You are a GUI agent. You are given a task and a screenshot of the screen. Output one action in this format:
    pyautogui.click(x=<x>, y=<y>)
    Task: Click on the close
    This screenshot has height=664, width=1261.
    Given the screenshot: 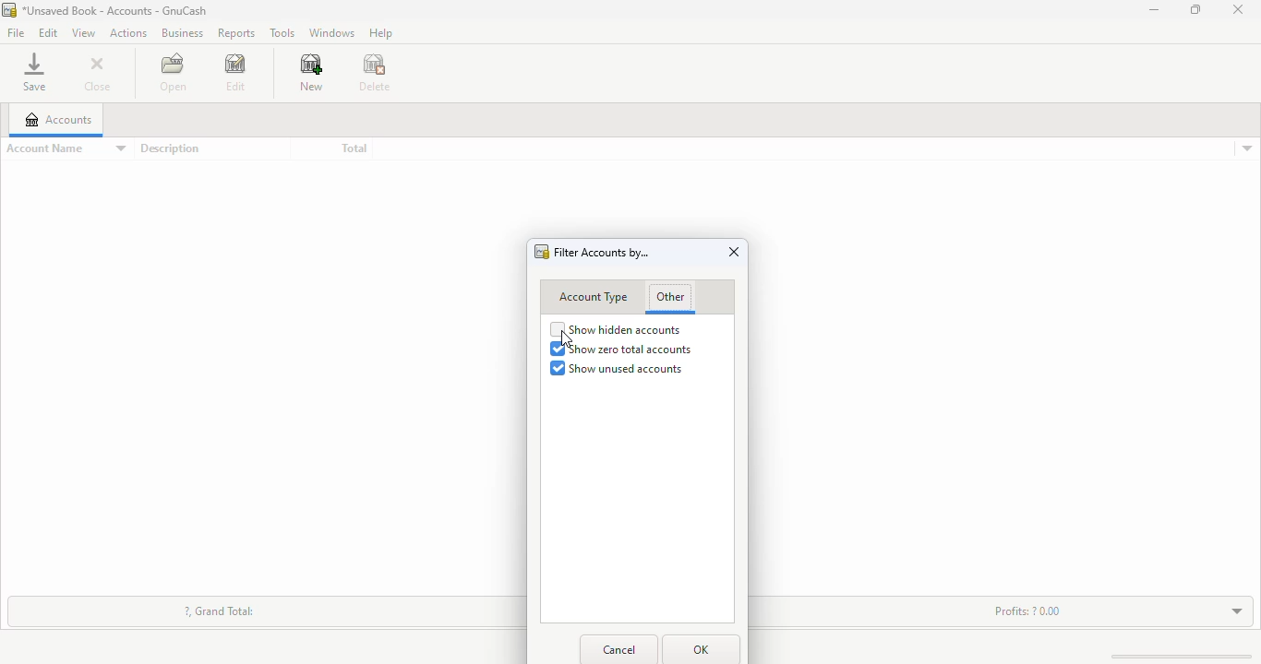 What is the action you would take?
    pyautogui.click(x=98, y=76)
    